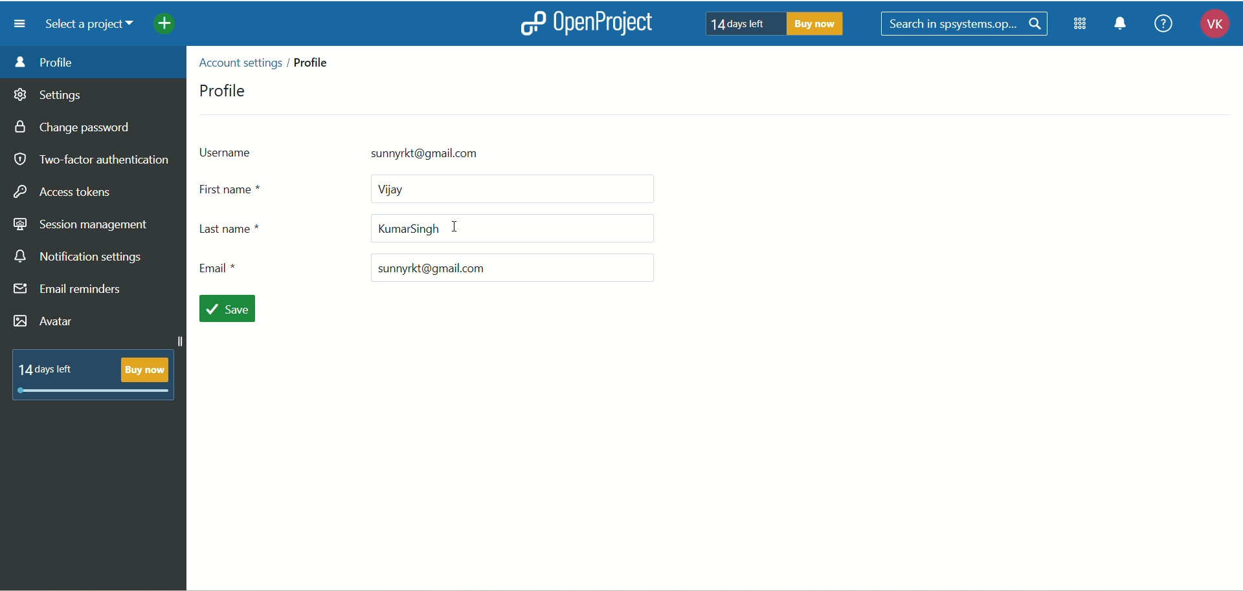  Describe the element at coordinates (610, 25) in the screenshot. I see `openproject` at that location.